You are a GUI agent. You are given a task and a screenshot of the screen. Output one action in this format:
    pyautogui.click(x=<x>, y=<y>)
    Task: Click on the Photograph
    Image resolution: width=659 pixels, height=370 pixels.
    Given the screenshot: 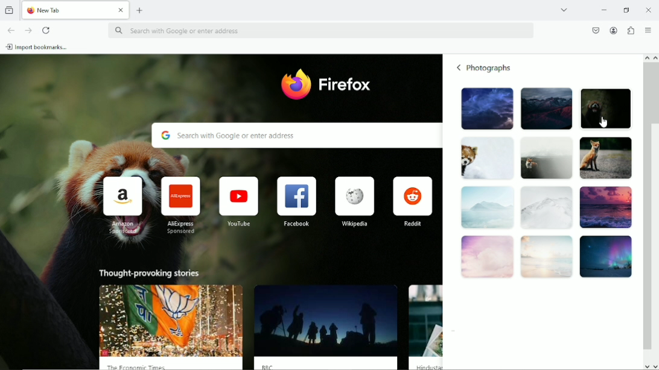 What is the action you would take?
    pyautogui.click(x=606, y=256)
    